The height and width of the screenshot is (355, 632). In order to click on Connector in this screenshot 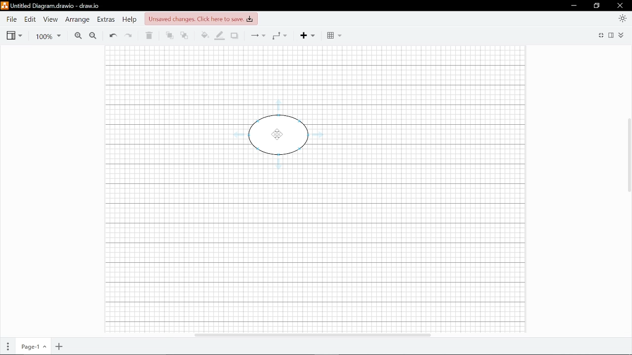, I will do `click(258, 35)`.